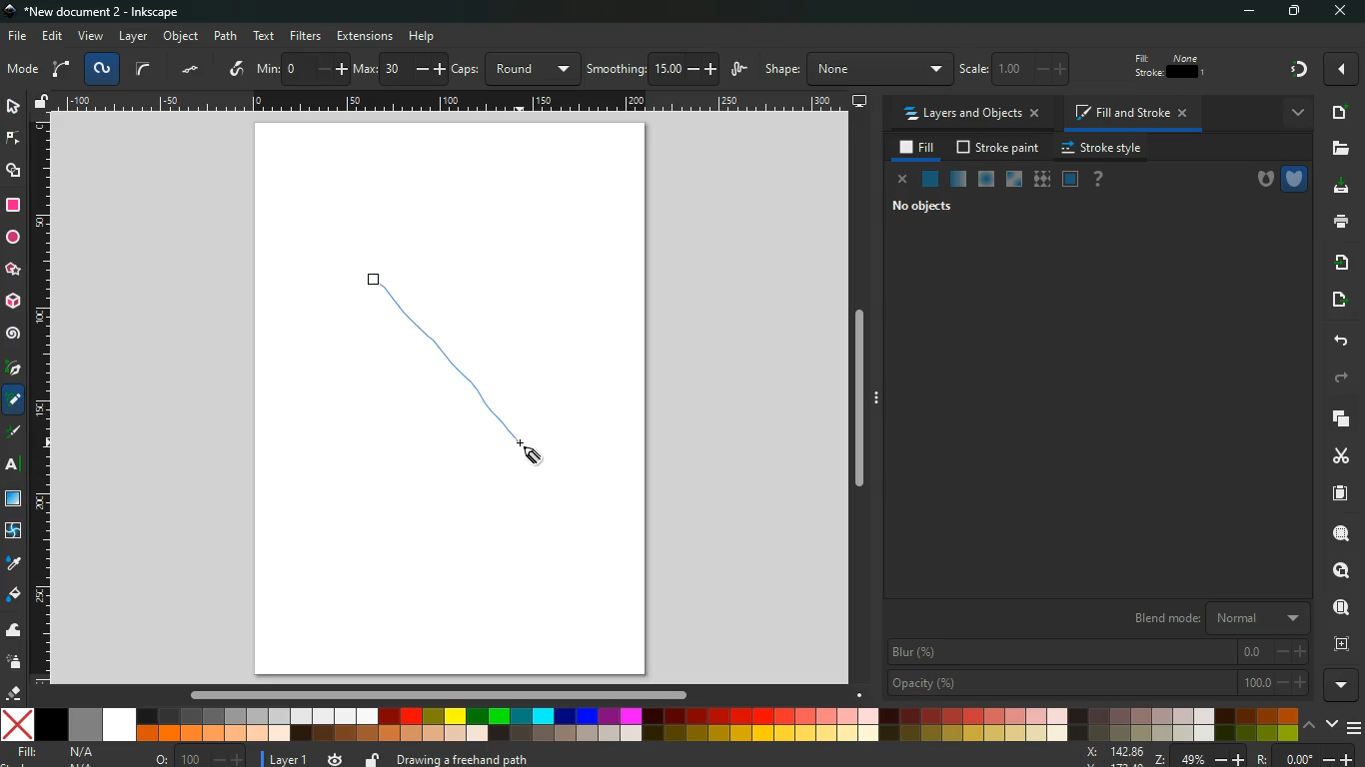  What do you see at coordinates (13, 141) in the screenshot?
I see `edge` at bounding box center [13, 141].